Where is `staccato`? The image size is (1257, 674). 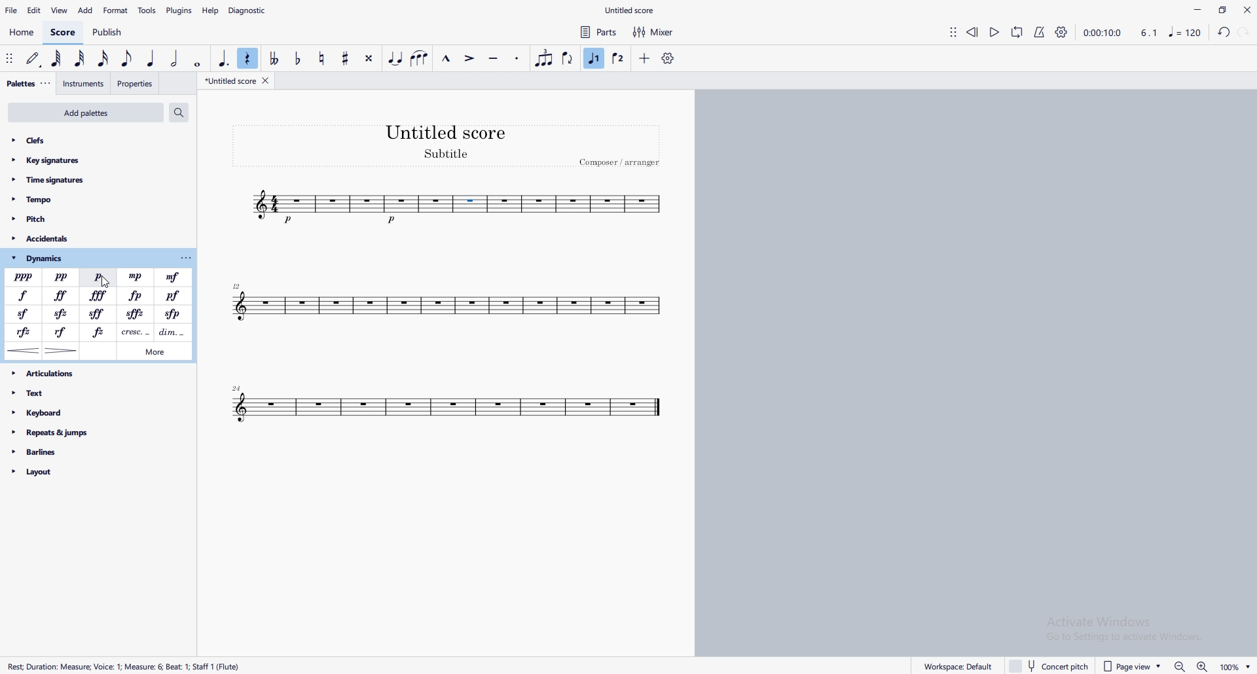 staccato is located at coordinates (516, 58).